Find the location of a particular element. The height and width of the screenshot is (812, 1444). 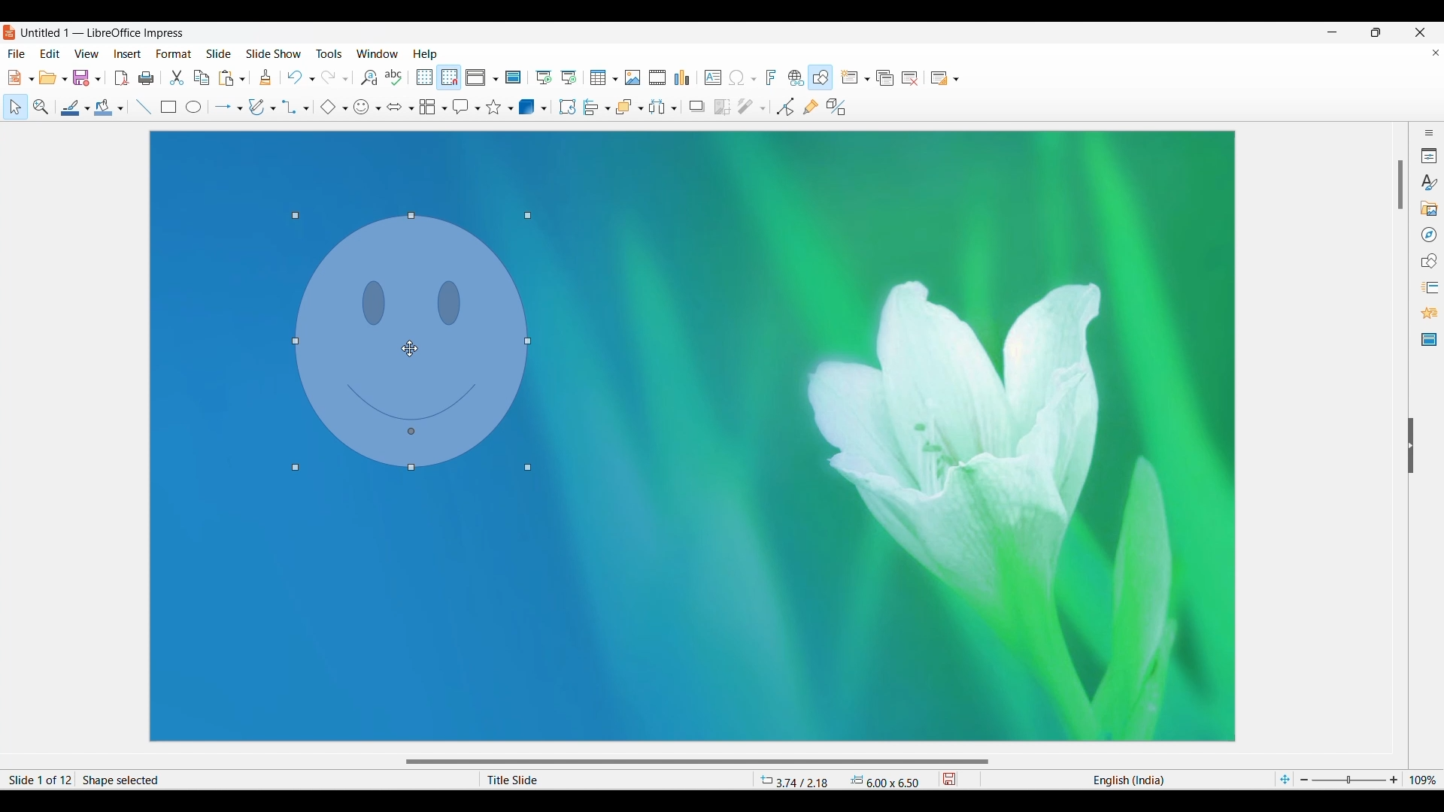

Insert tabel is located at coordinates (604, 77).